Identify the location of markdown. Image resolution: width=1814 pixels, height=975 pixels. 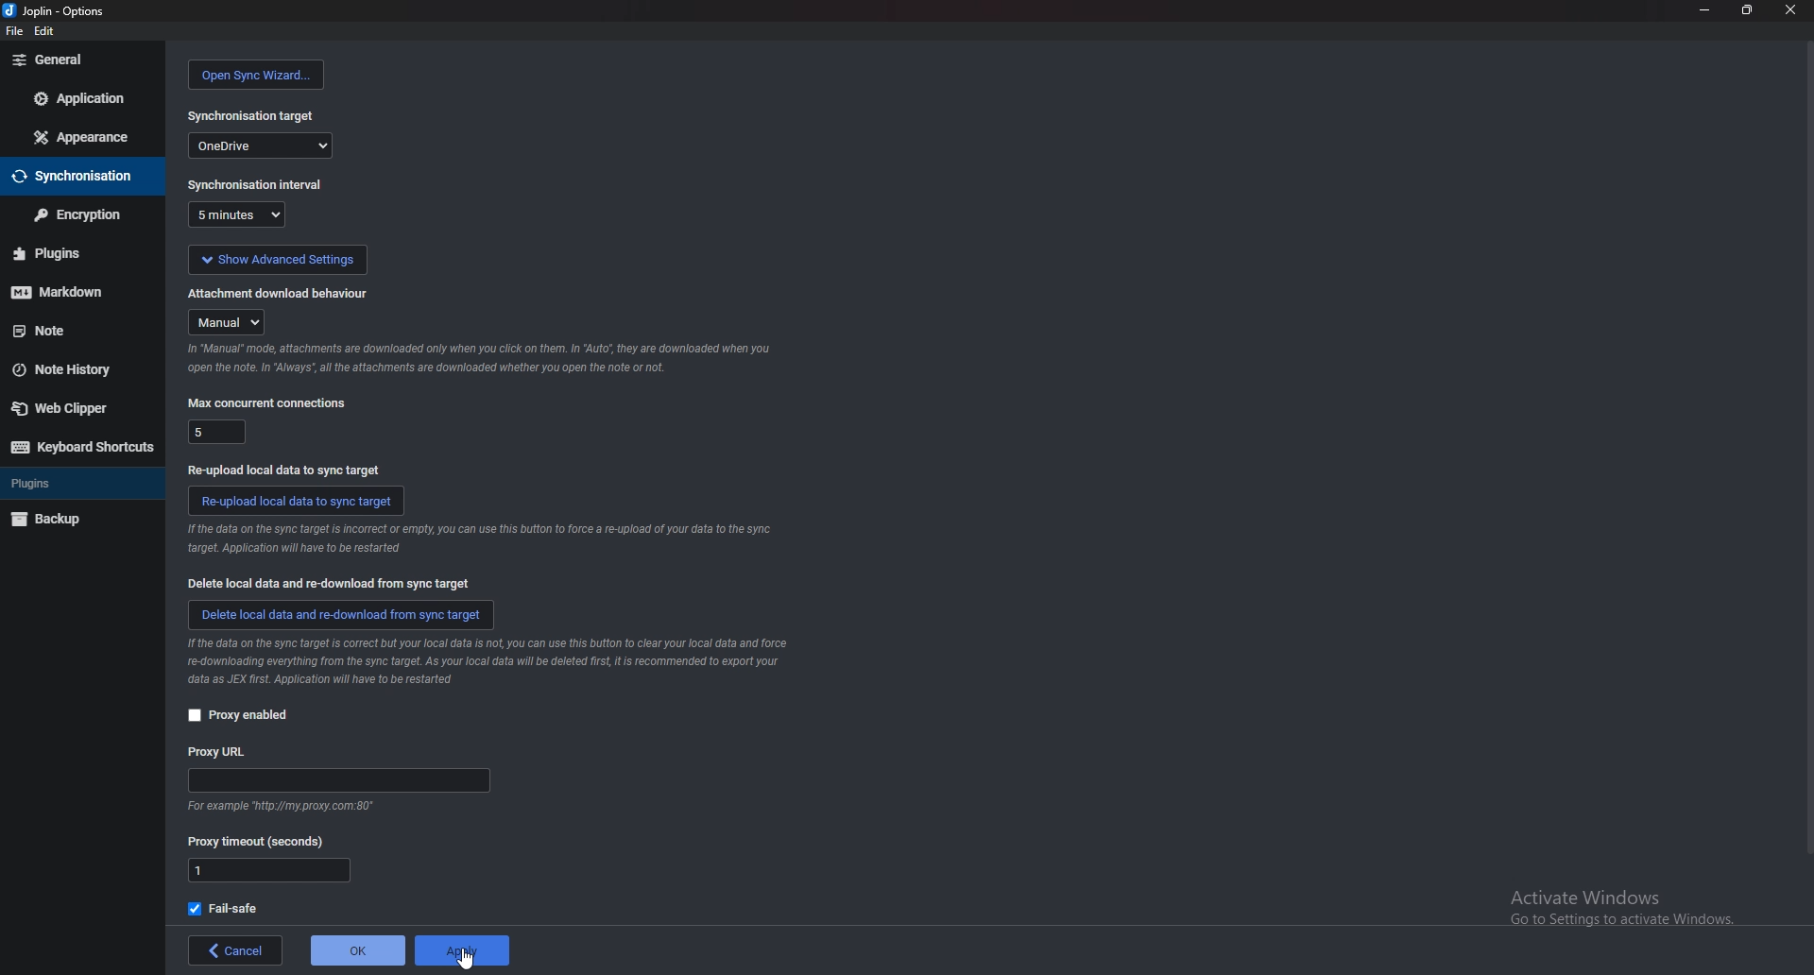
(76, 292).